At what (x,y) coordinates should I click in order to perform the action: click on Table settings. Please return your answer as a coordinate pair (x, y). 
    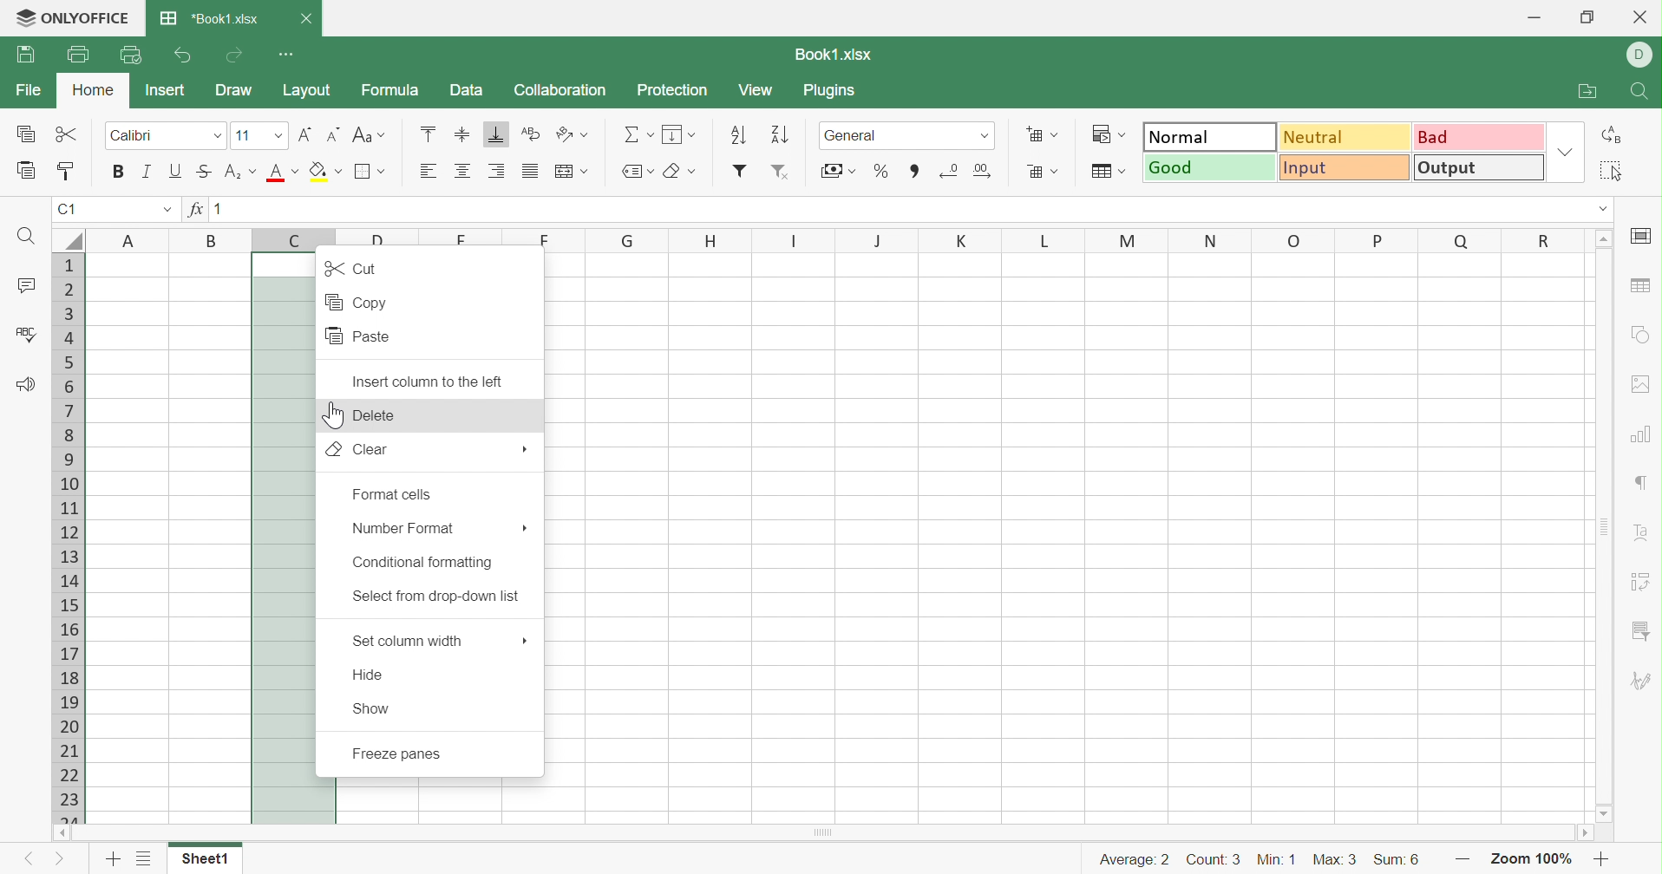
    Looking at the image, I should click on (1644, 284).